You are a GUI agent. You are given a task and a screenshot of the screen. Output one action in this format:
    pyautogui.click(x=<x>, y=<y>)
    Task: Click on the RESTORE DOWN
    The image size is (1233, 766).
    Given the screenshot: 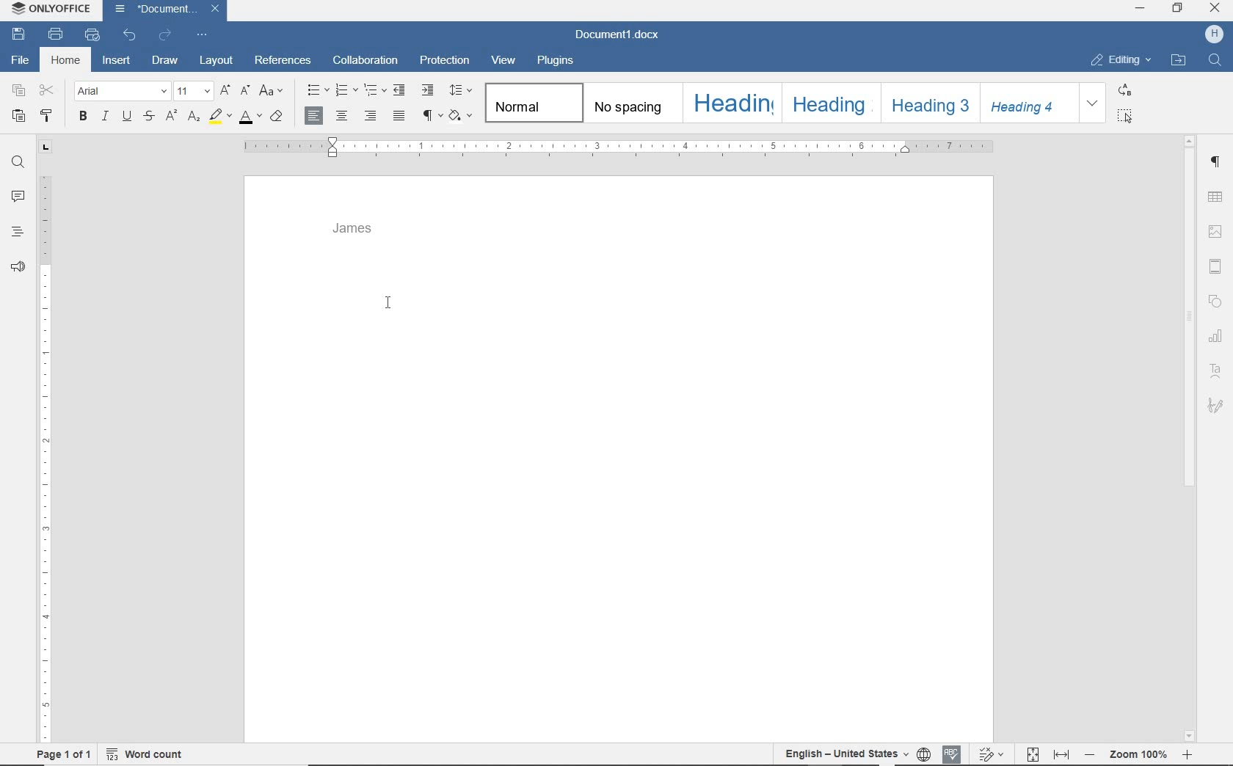 What is the action you would take?
    pyautogui.click(x=1178, y=8)
    